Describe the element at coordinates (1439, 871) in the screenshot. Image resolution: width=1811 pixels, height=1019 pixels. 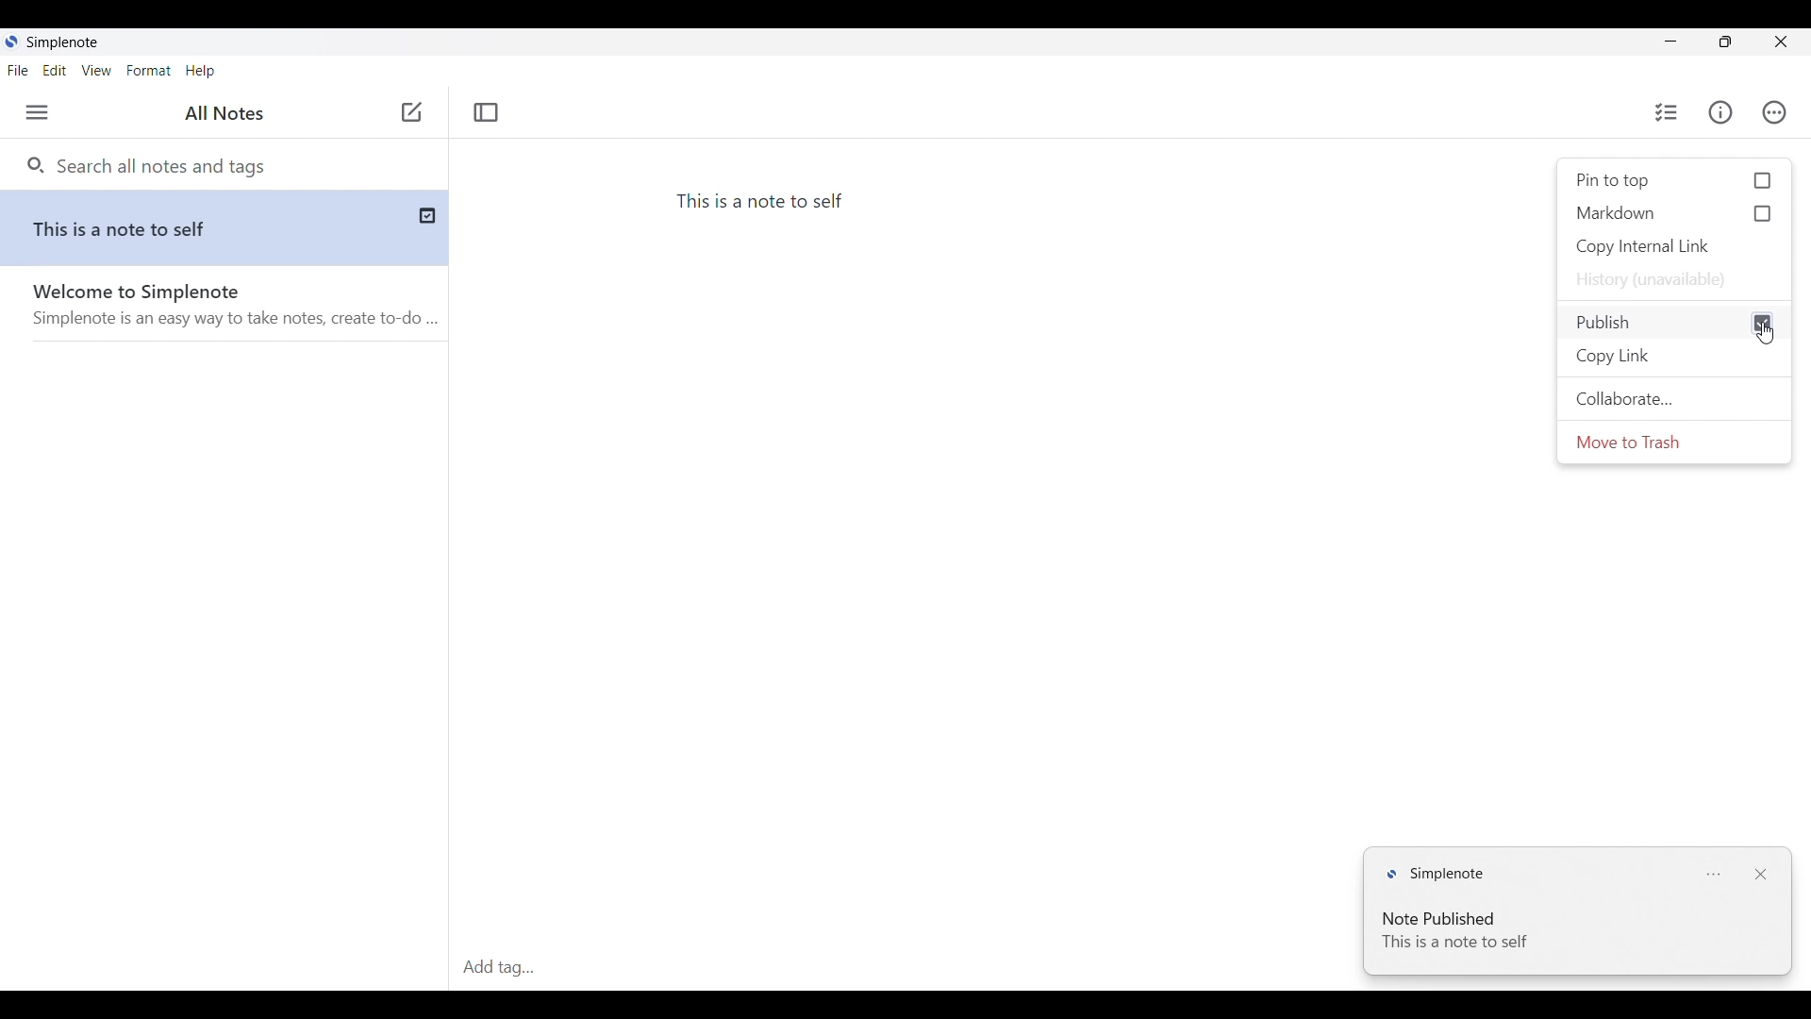
I see `Simplenote` at that location.